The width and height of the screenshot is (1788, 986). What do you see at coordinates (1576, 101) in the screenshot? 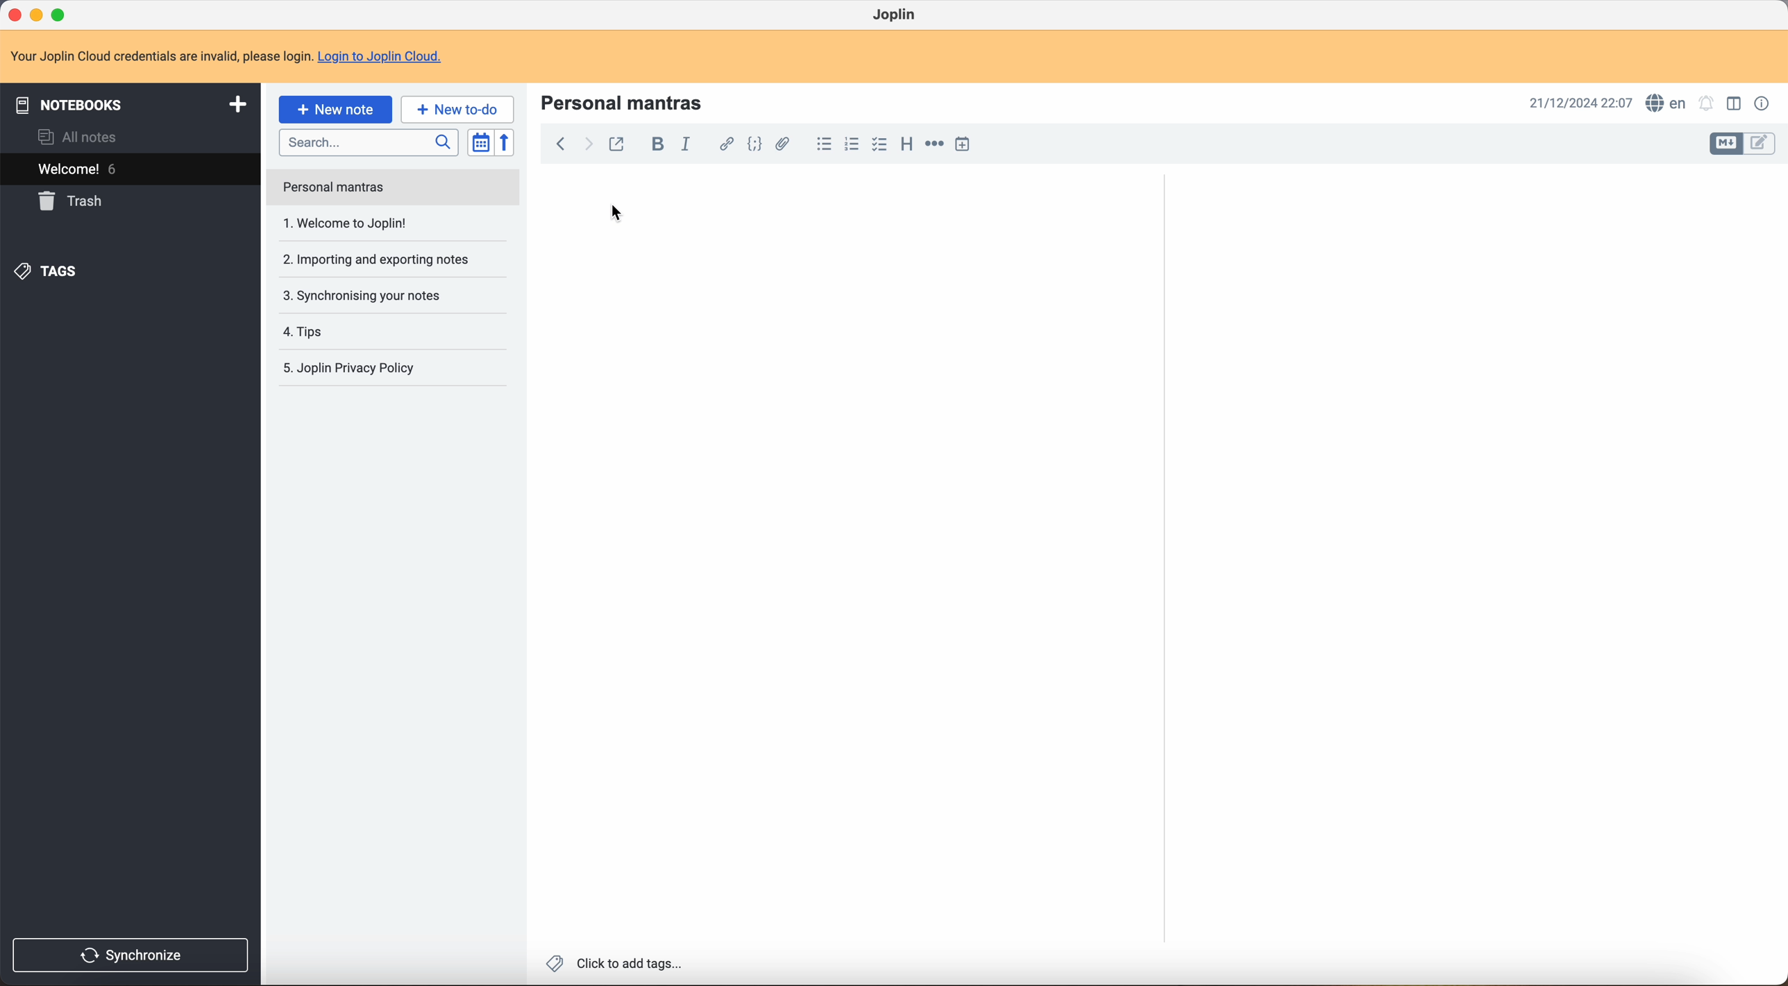
I see `date and hour` at bounding box center [1576, 101].